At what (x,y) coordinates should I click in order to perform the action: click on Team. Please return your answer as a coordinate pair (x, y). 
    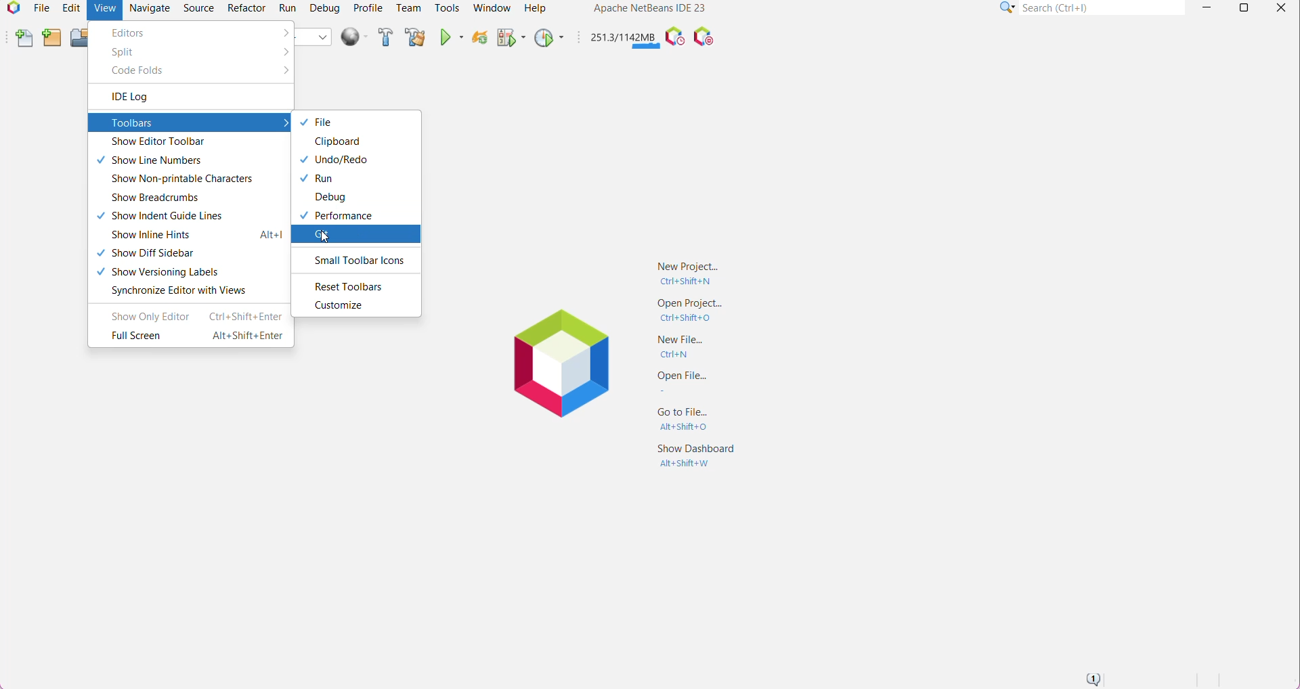
    Looking at the image, I should click on (408, 8).